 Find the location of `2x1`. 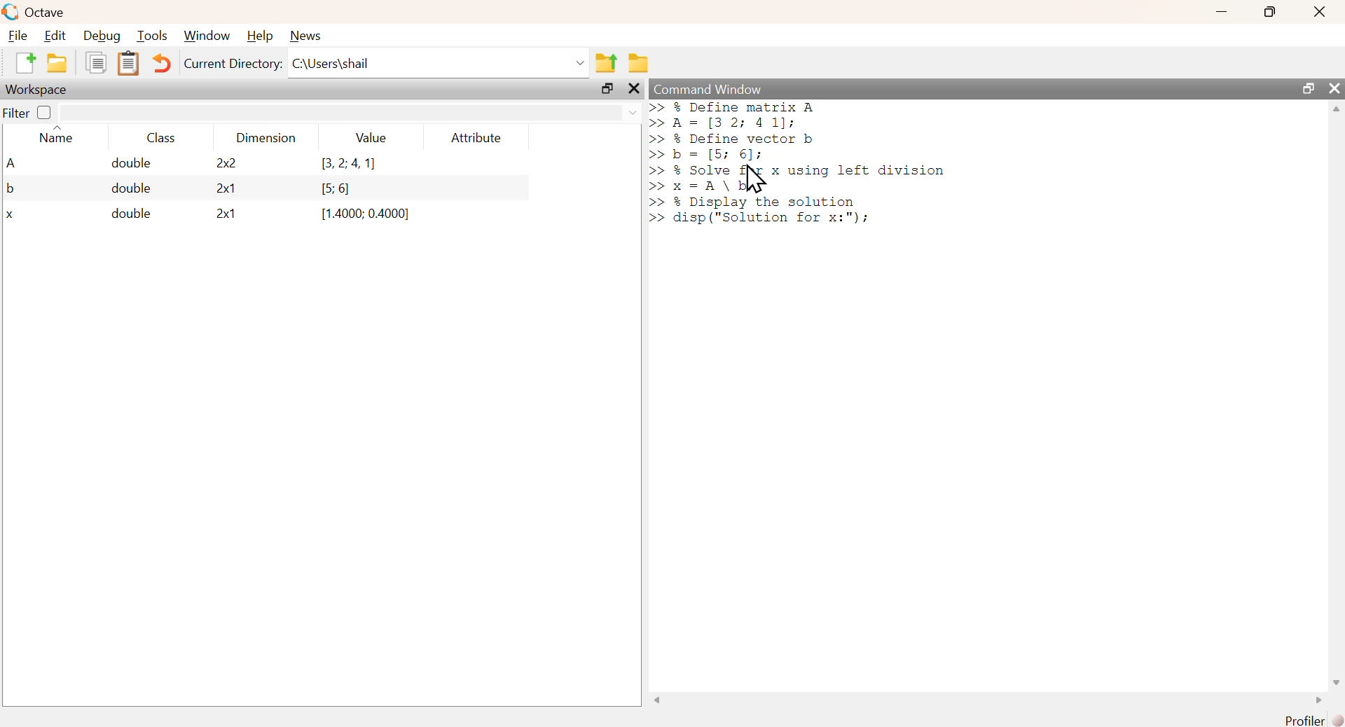

2x1 is located at coordinates (220, 216).